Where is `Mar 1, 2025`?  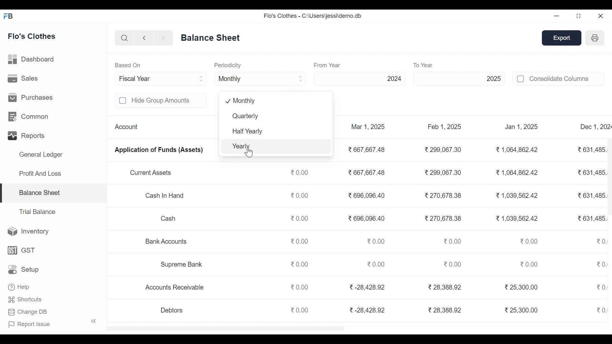
Mar 1, 2025 is located at coordinates (368, 127).